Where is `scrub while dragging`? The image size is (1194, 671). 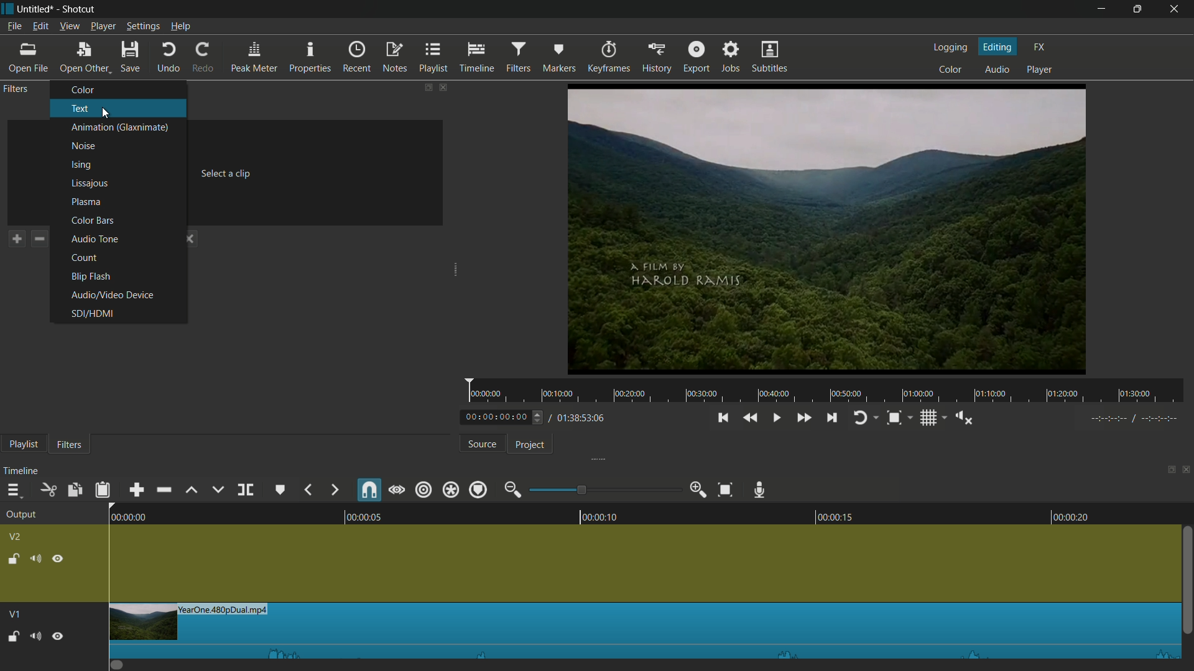 scrub while dragging is located at coordinates (397, 490).